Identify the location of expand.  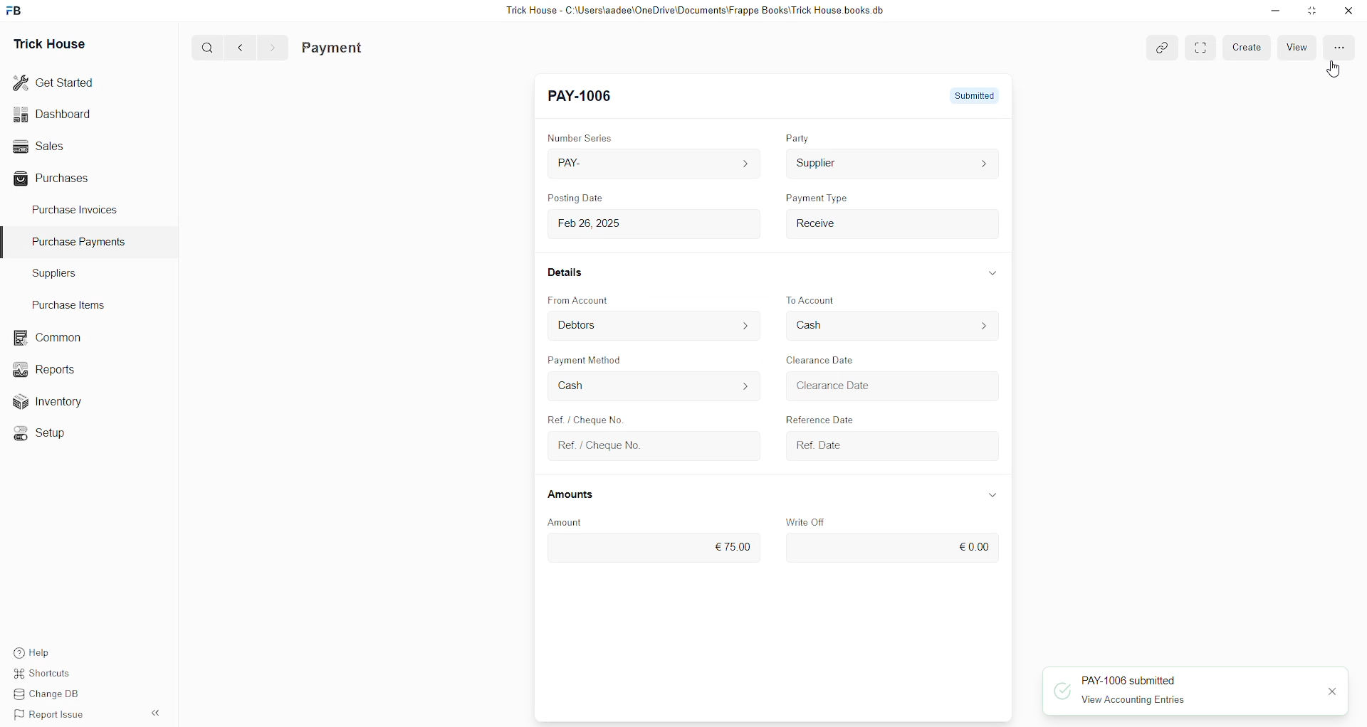
(986, 493).